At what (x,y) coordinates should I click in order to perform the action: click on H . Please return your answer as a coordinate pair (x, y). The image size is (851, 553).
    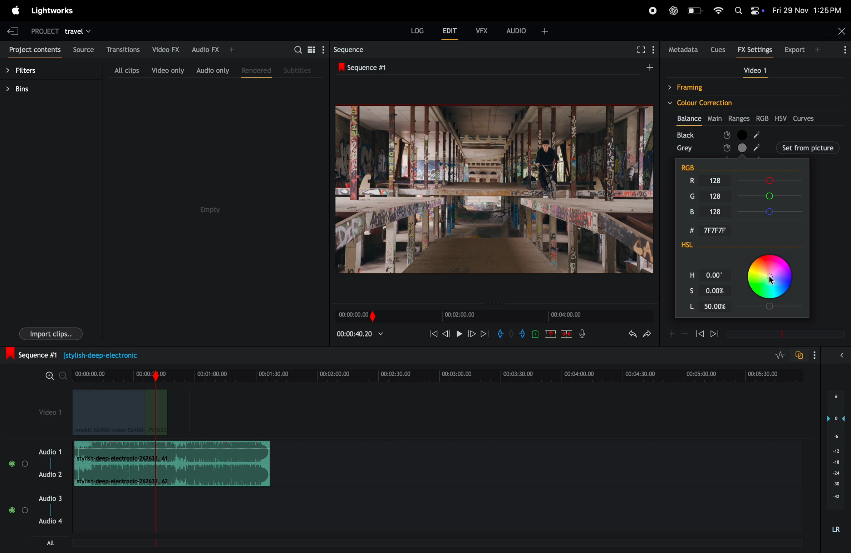
    Looking at the image, I should click on (688, 274).